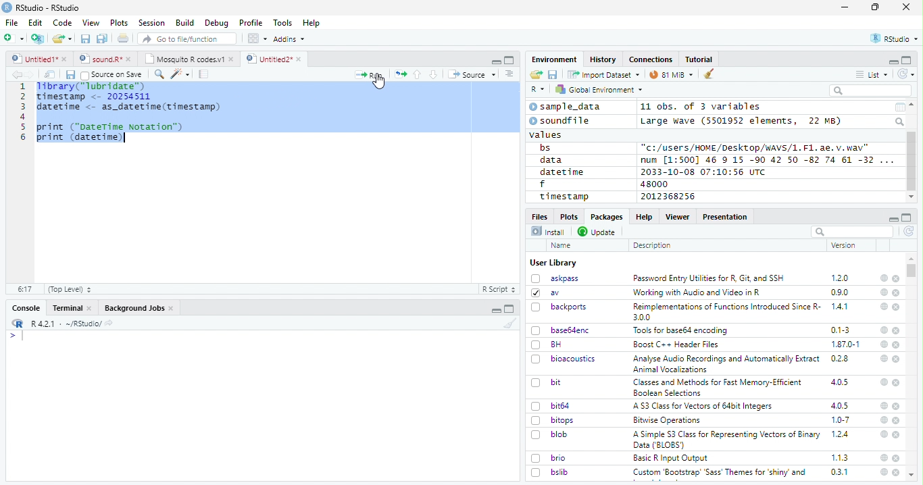 Image resolution: width=923 pixels, height=485 pixels. What do you see at coordinates (51, 74) in the screenshot?
I see `Show in new window` at bounding box center [51, 74].